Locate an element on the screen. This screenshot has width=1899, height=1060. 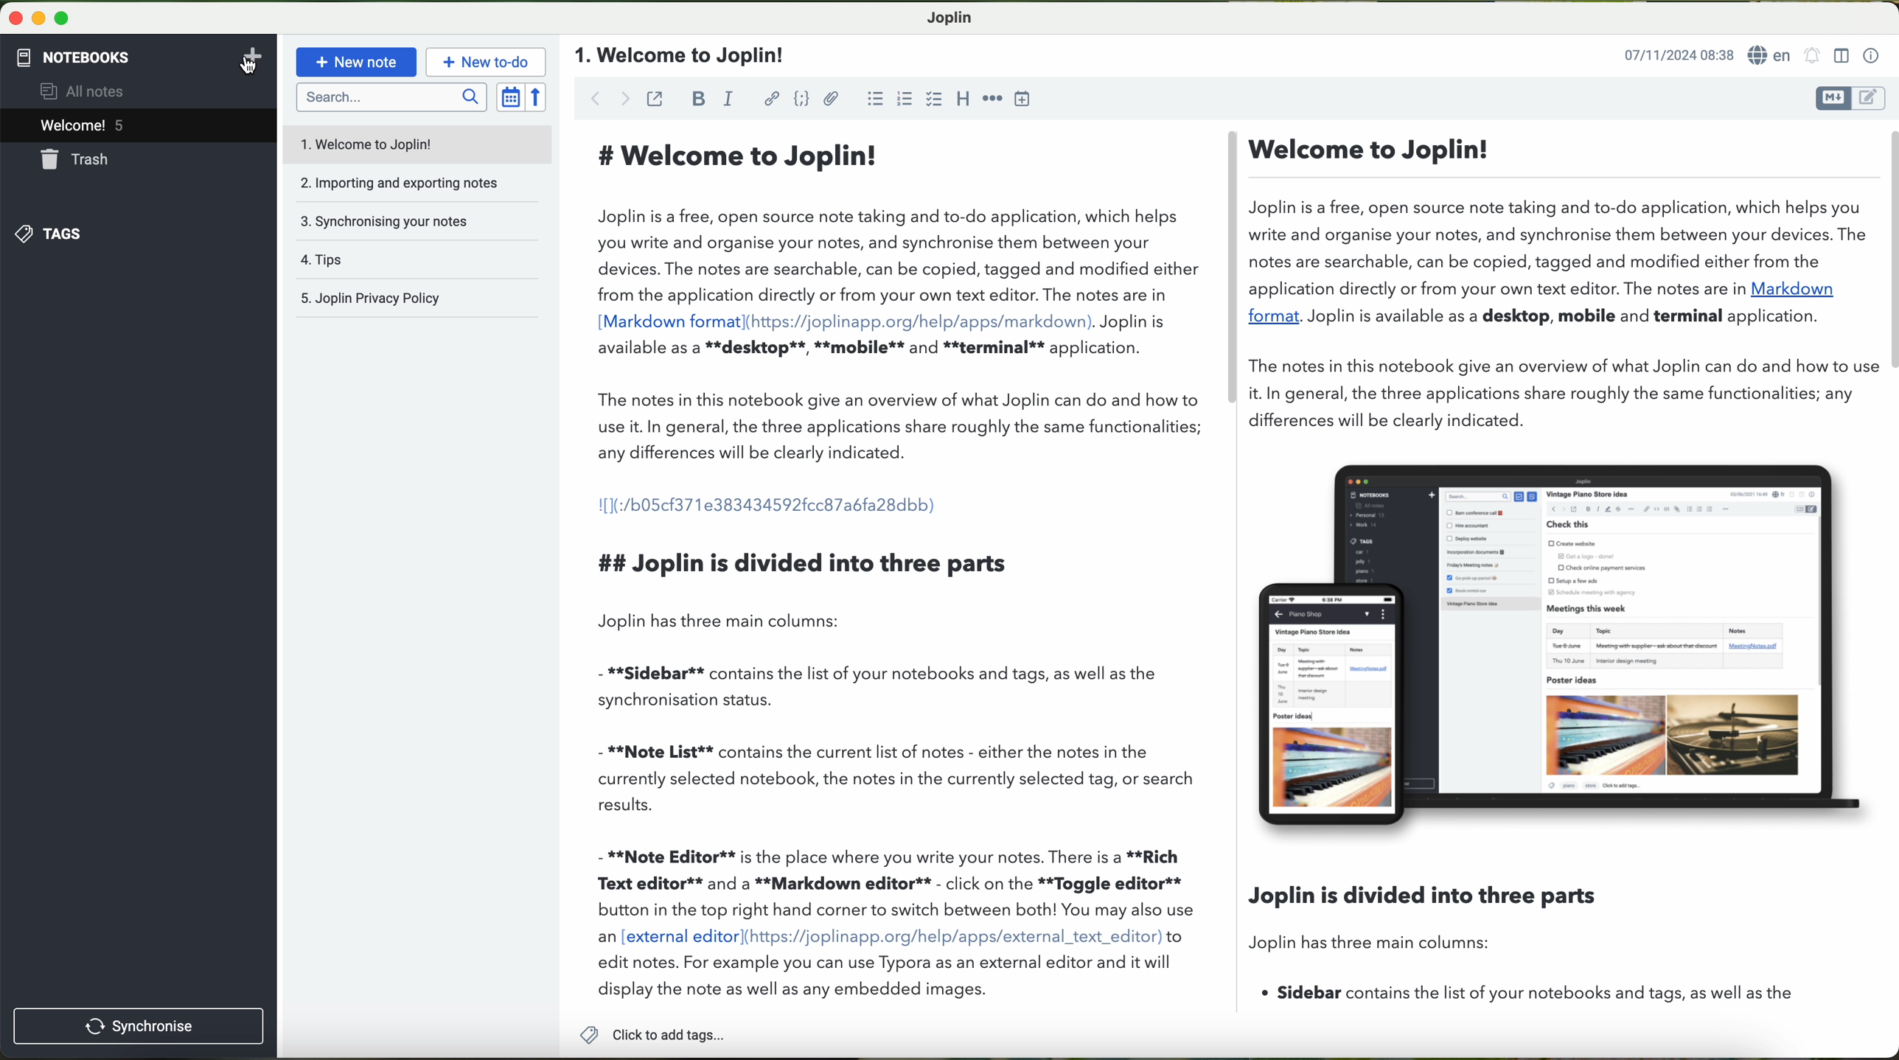
toggle editors is located at coordinates (1851, 99).